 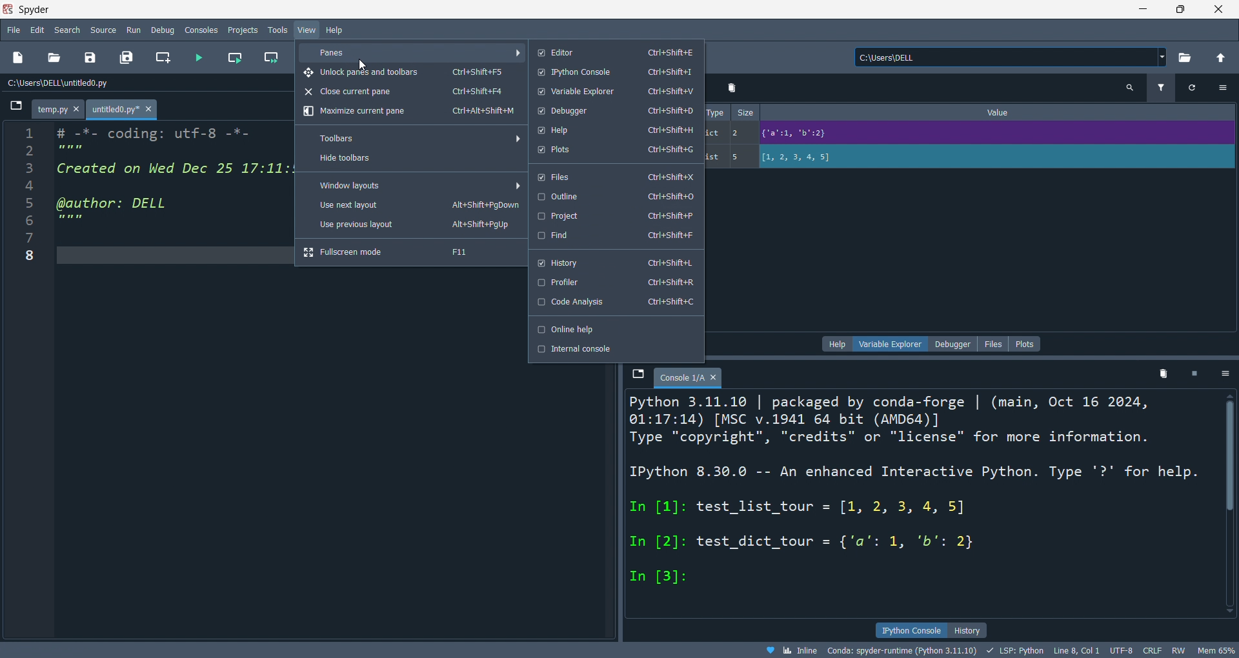 What do you see at coordinates (17, 108) in the screenshot?
I see `browse tabs` at bounding box center [17, 108].